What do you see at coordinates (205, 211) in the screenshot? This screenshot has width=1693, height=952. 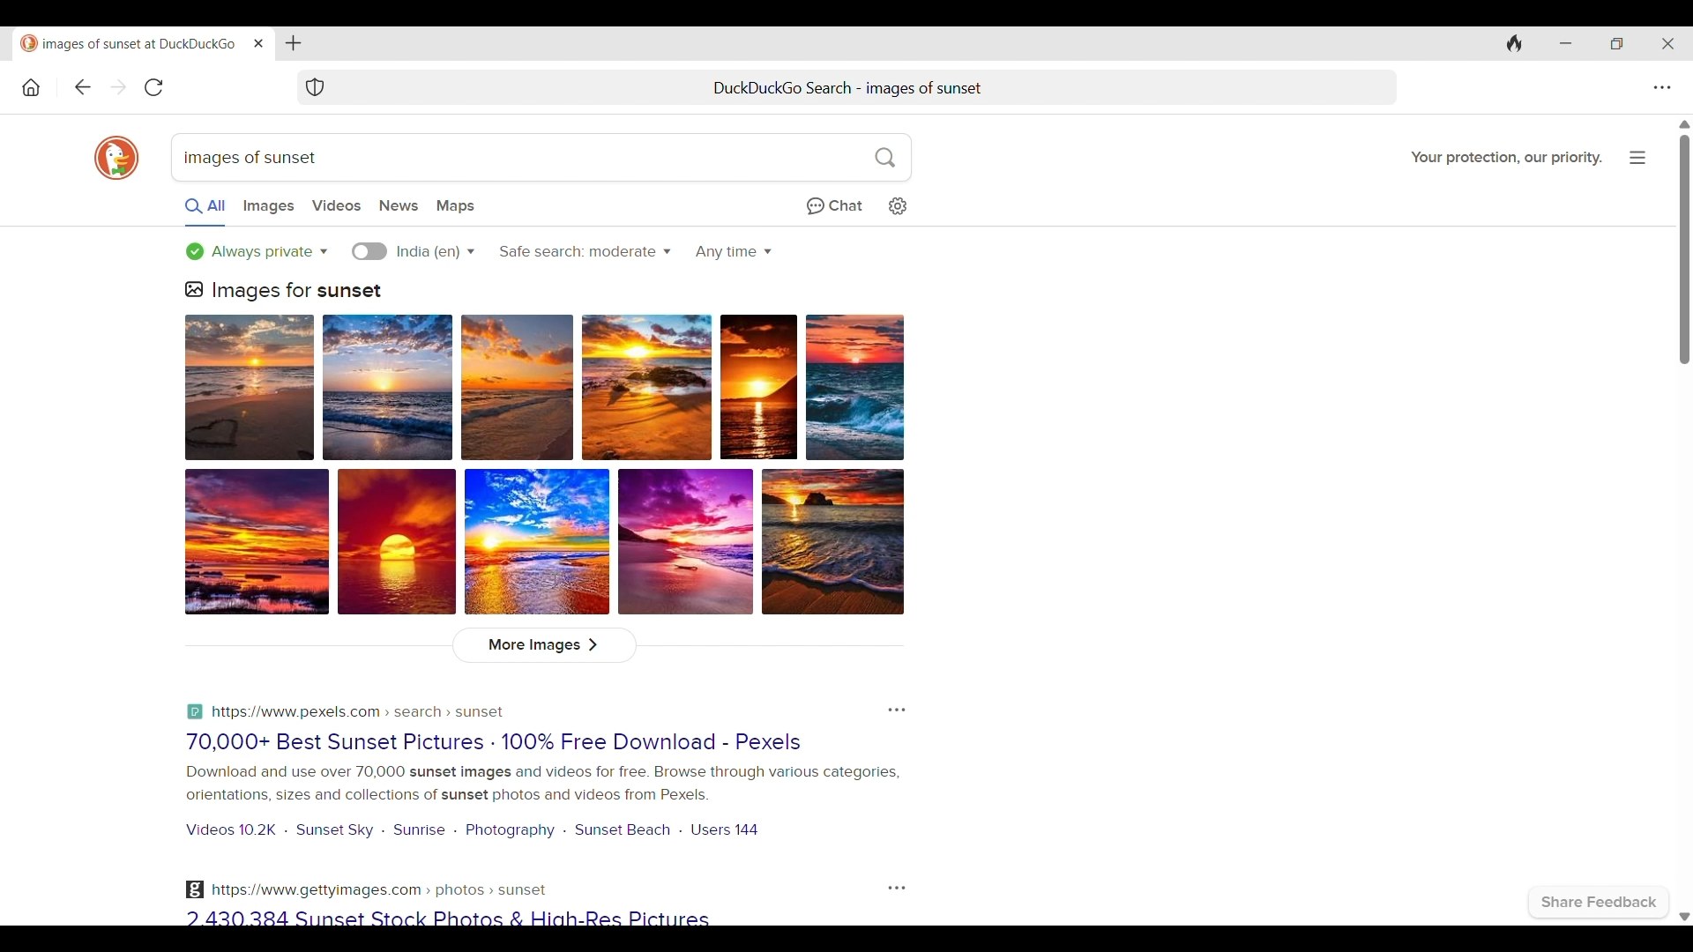 I see `All search results/Selected search` at bounding box center [205, 211].